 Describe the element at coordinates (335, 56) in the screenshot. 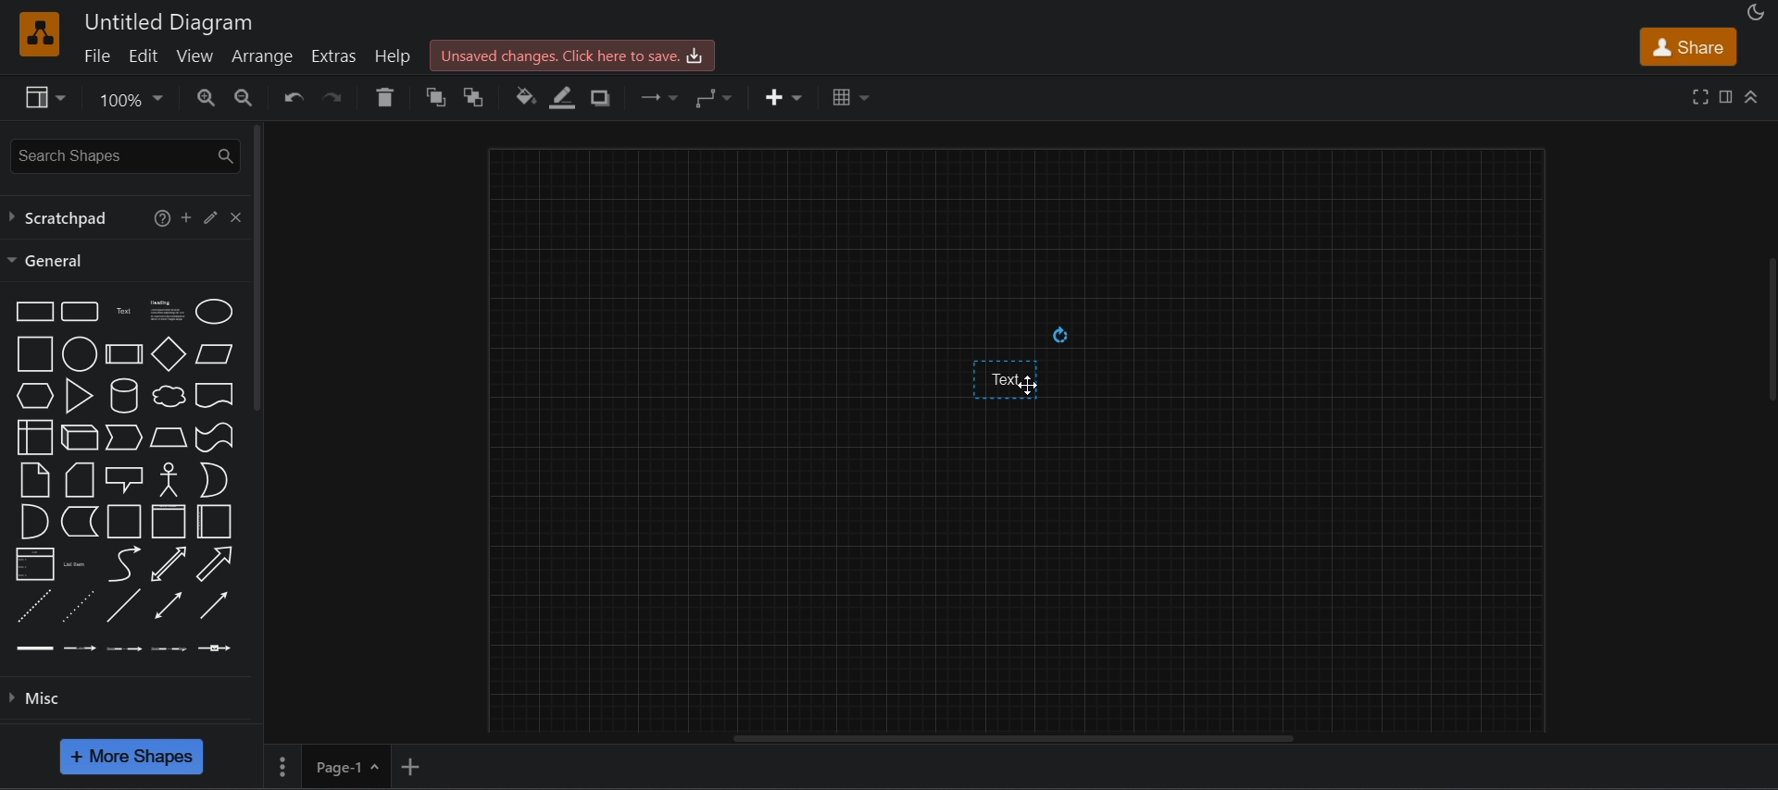

I see `extras` at that location.